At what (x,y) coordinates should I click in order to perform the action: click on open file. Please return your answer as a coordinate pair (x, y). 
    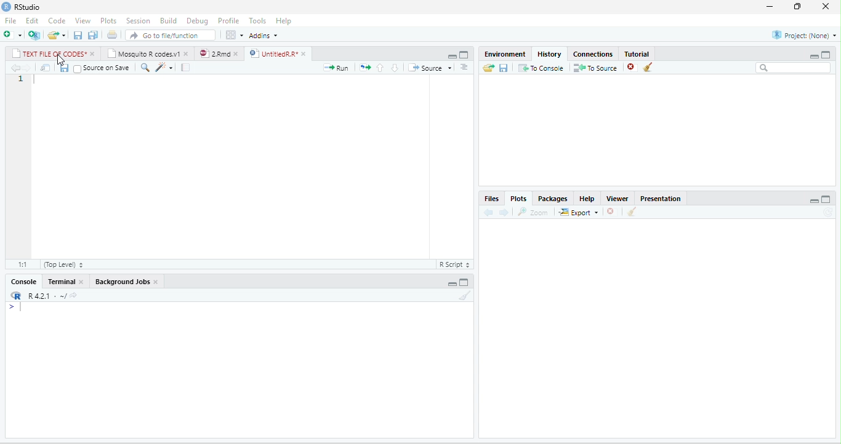
    Looking at the image, I should click on (57, 35).